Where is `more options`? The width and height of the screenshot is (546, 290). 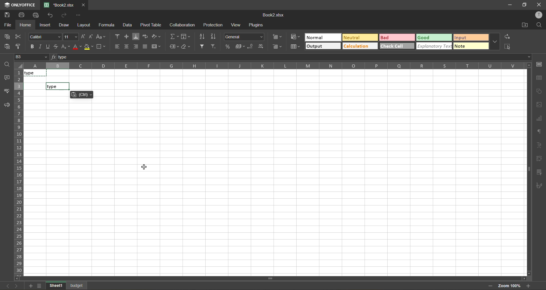
more options is located at coordinates (495, 42).